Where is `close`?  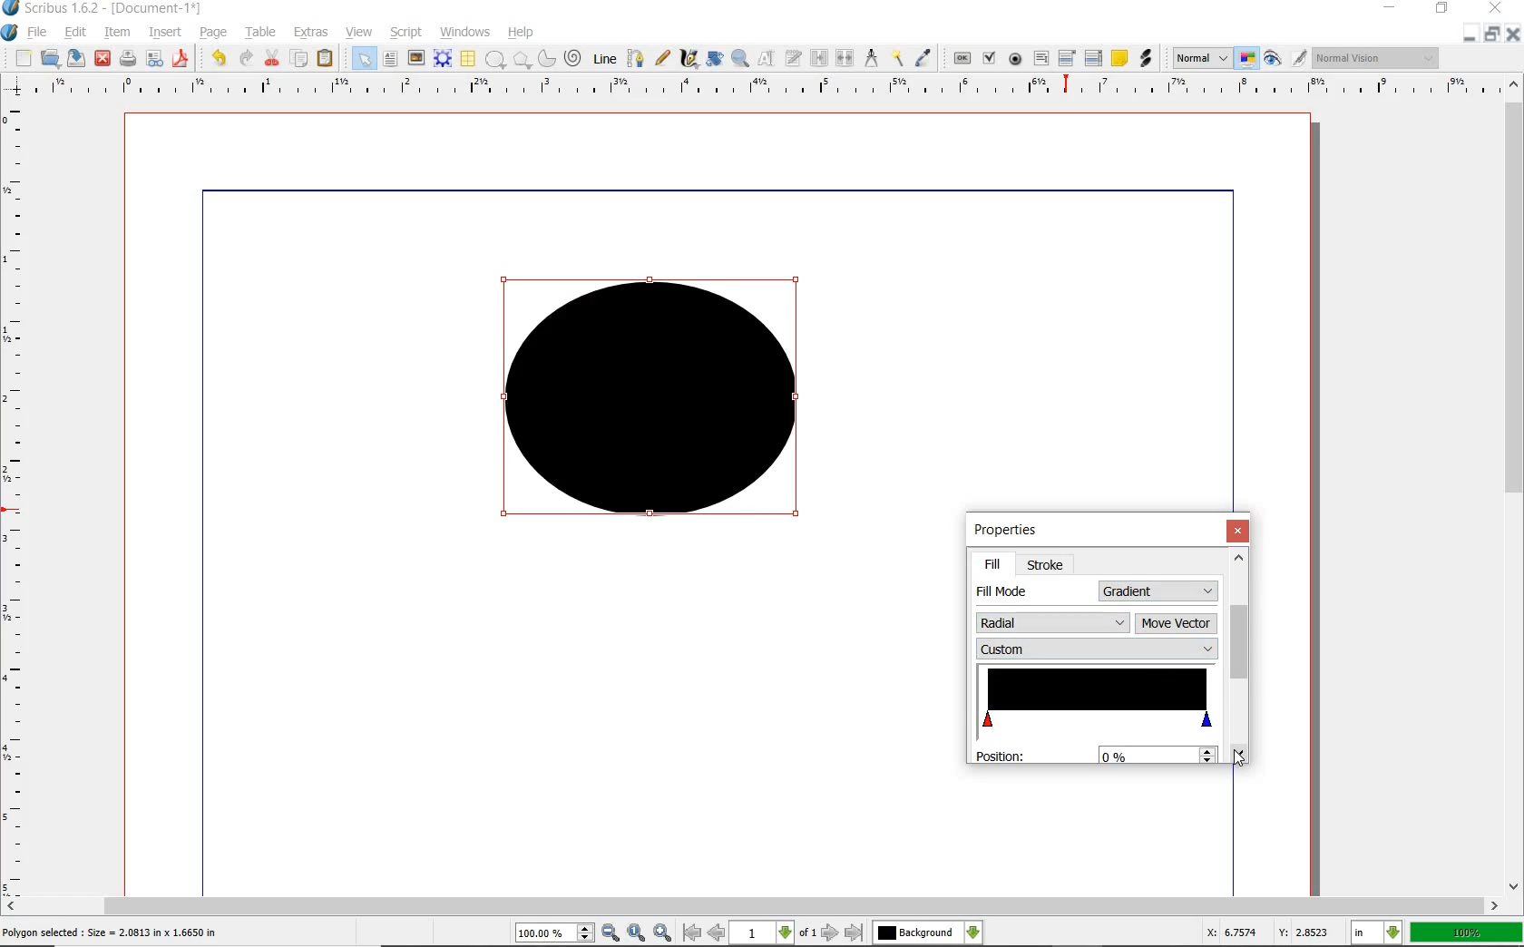 close is located at coordinates (1240, 531).